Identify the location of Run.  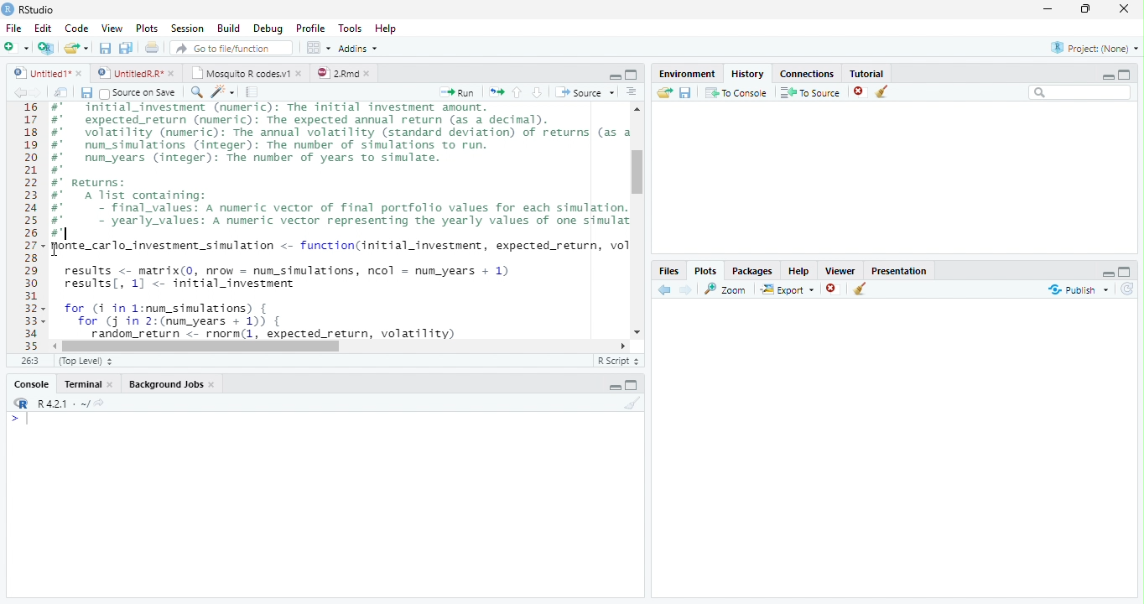
(458, 92).